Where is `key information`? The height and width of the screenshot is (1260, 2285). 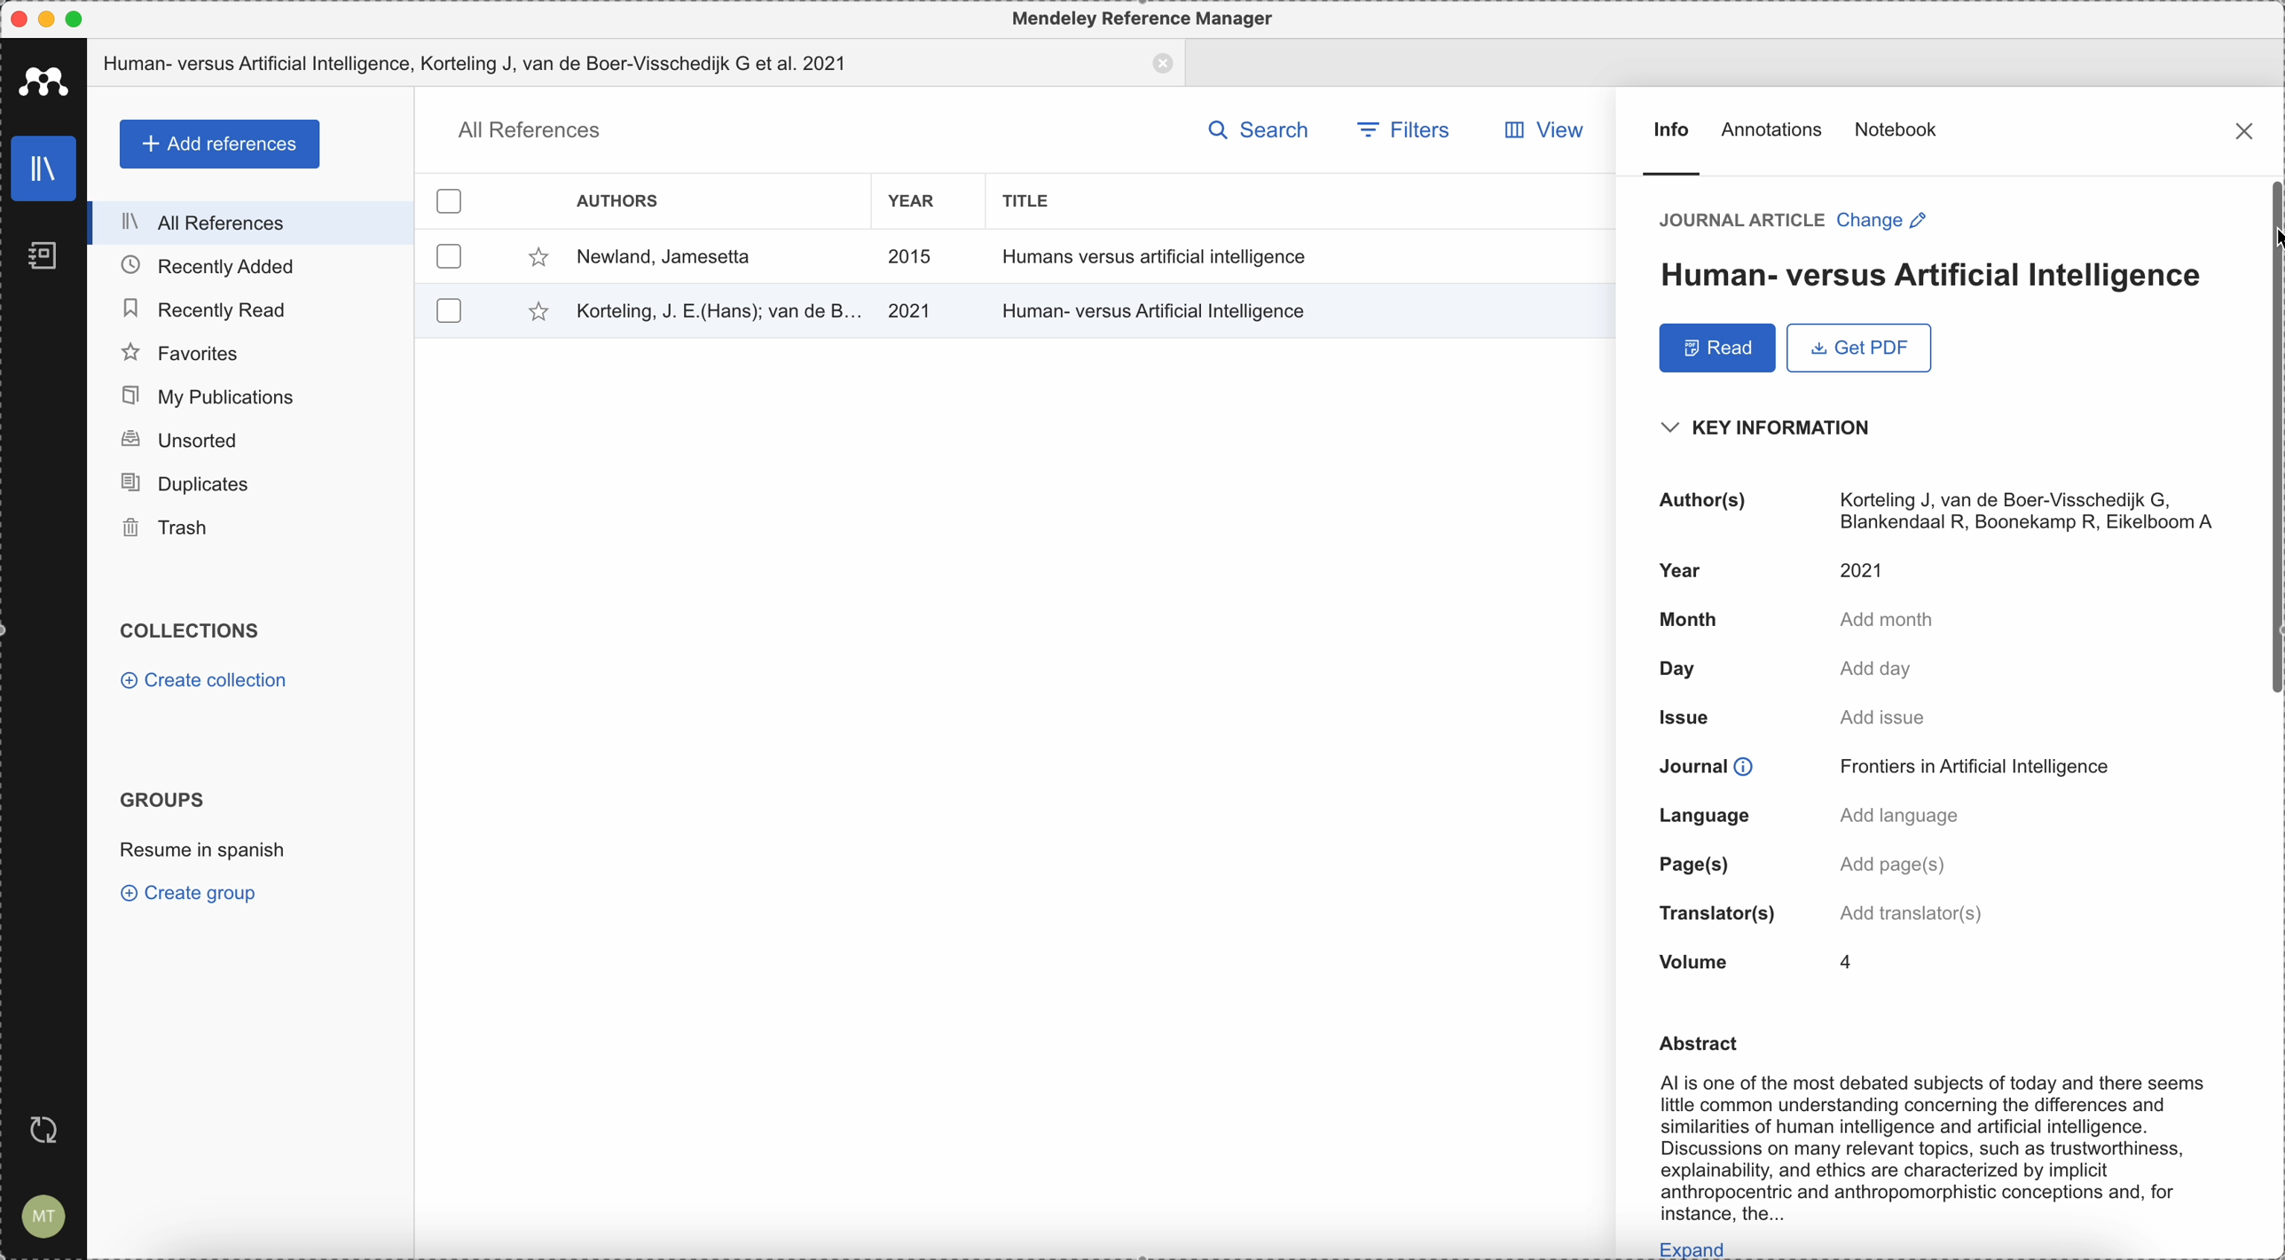
key information is located at coordinates (1773, 427).